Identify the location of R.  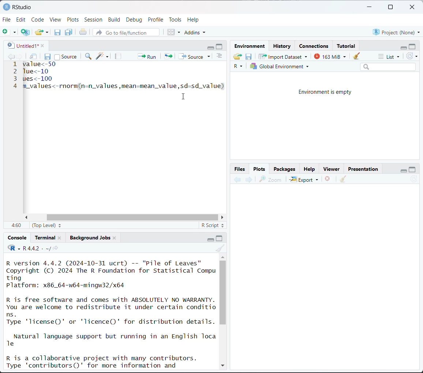
(239, 67).